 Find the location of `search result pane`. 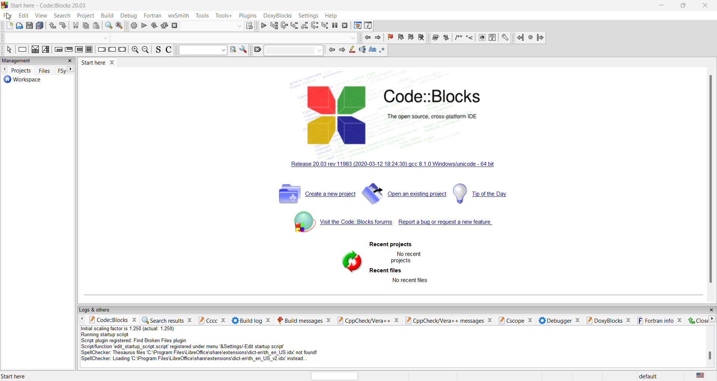

search result pane is located at coordinates (168, 319).